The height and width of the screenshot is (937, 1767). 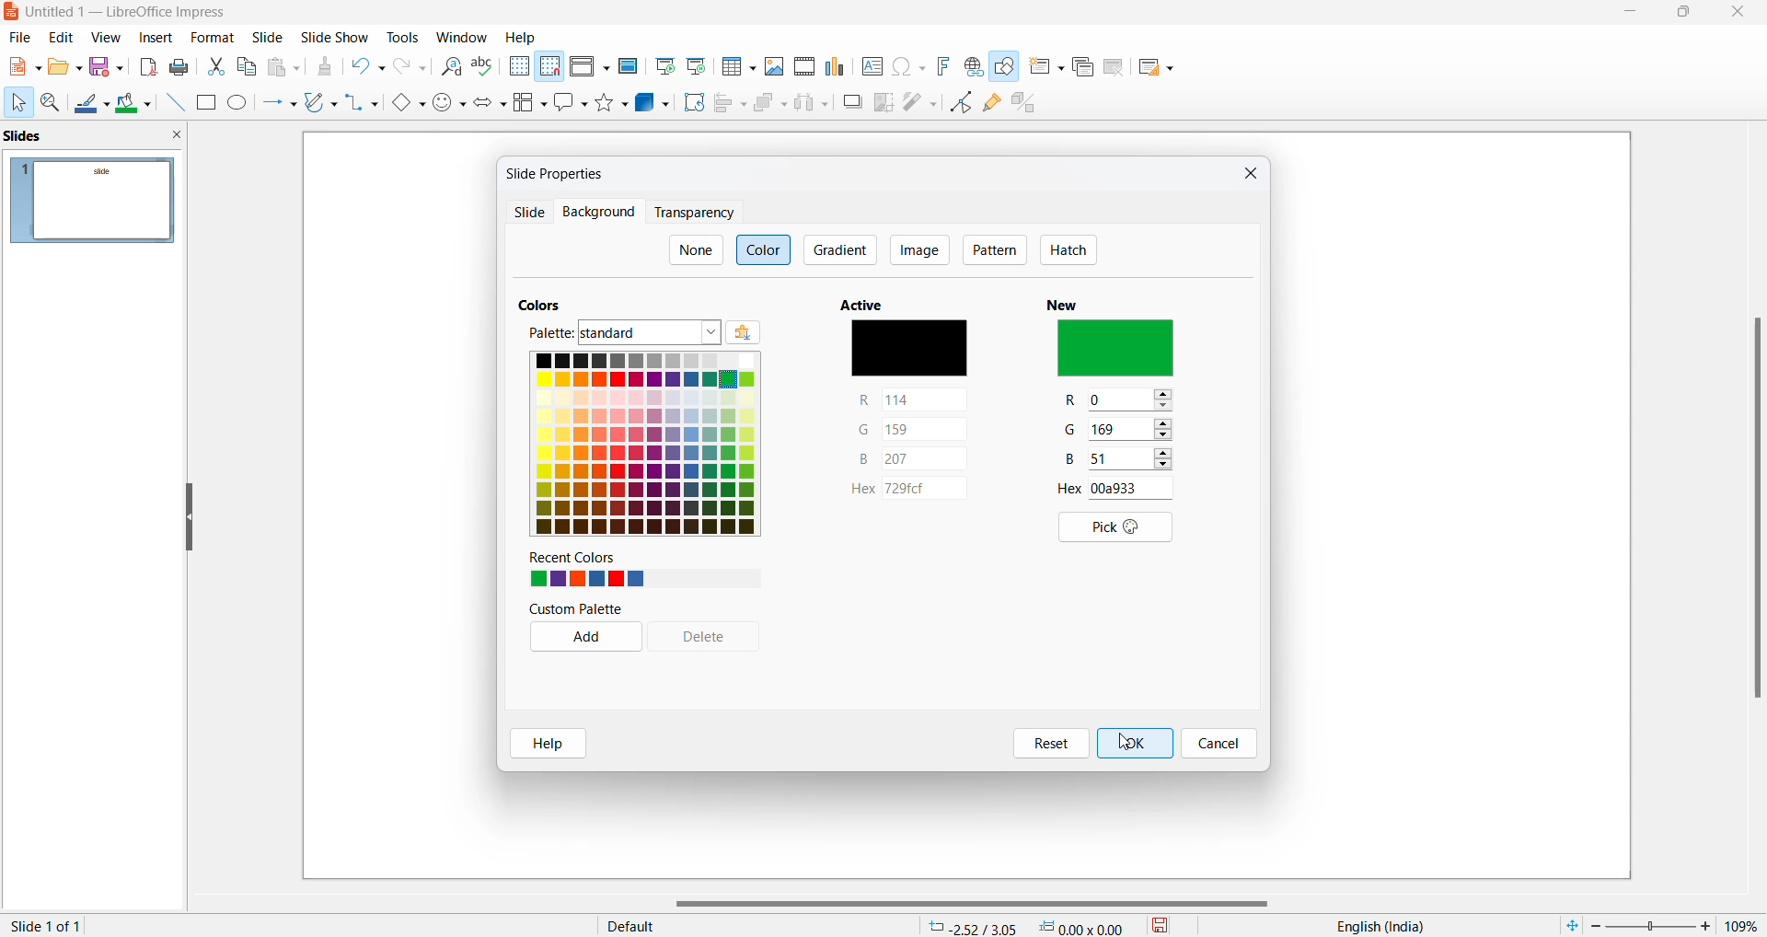 I want to click on start from first slide, so click(x=664, y=66).